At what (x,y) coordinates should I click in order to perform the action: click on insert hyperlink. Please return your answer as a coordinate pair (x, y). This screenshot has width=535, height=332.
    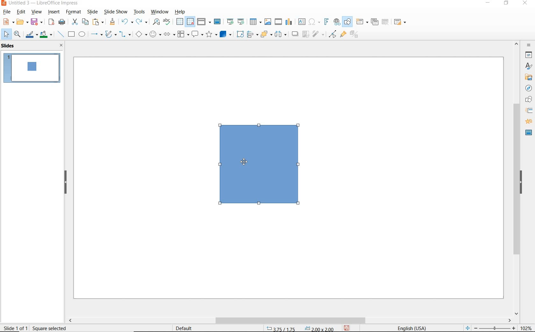
    Looking at the image, I should click on (336, 21).